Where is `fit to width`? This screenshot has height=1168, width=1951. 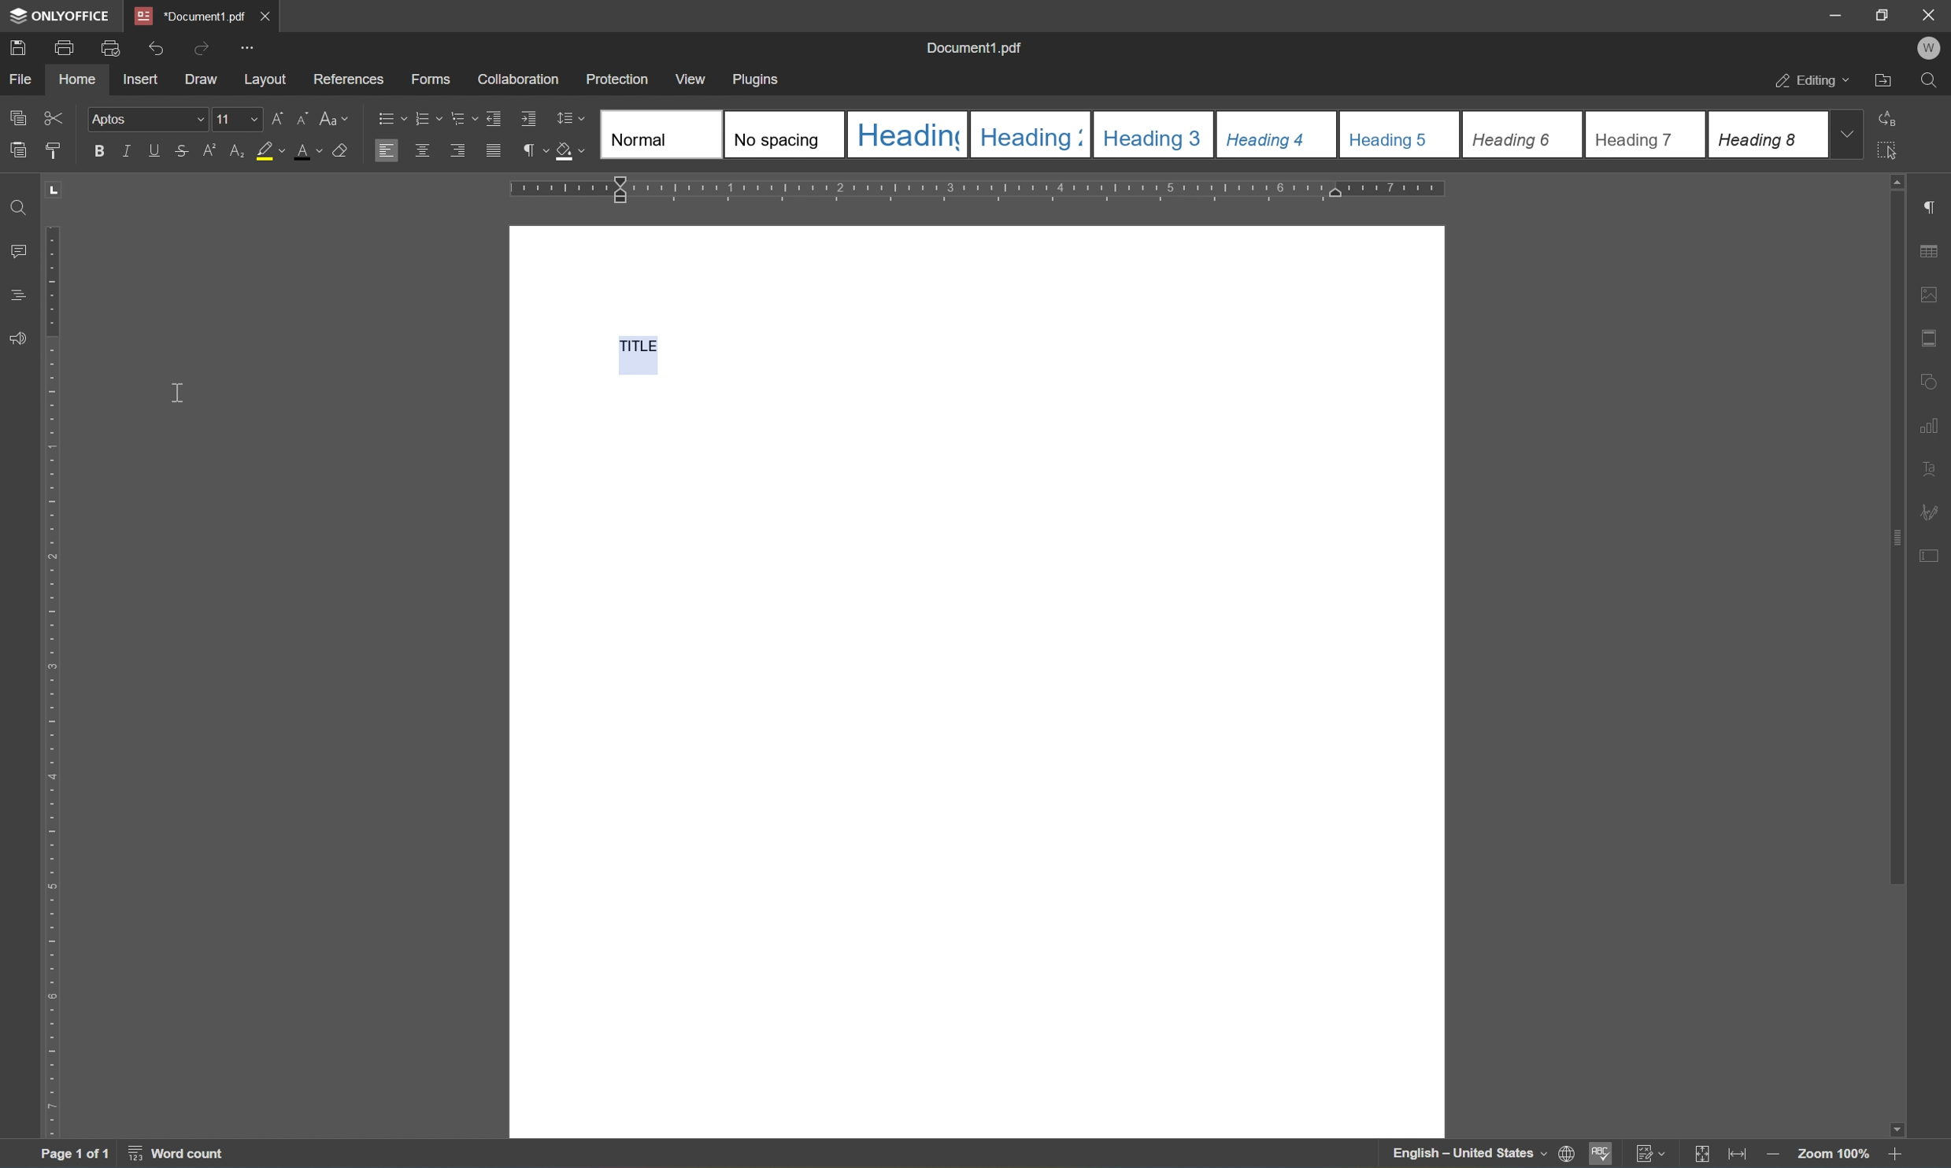 fit to width is located at coordinates (1740, 1154).